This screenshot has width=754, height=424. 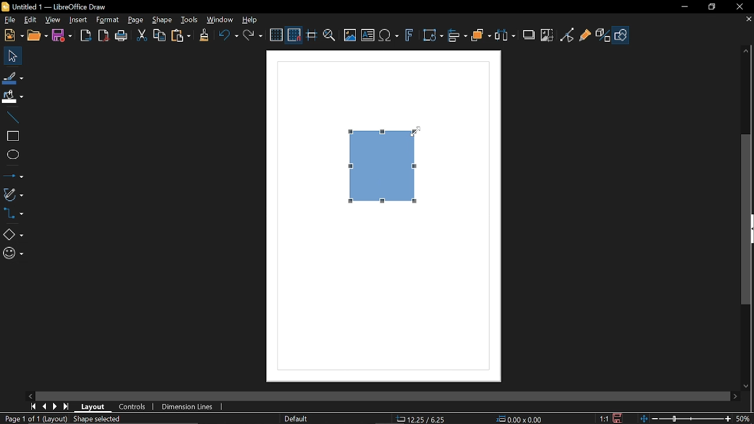 I want to click on Shape selection, so click(x=102, y=419).